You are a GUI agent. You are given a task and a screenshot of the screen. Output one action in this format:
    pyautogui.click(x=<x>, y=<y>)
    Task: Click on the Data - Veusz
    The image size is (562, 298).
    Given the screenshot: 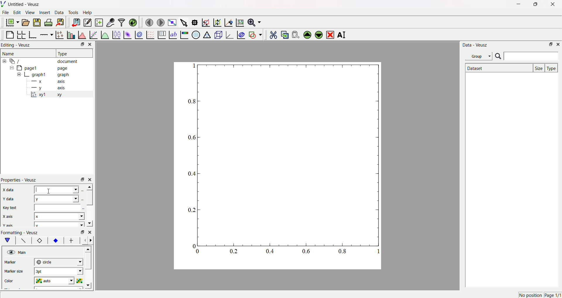 What is the action you would take?
    pyautogui.click(x=476, y=45)
    